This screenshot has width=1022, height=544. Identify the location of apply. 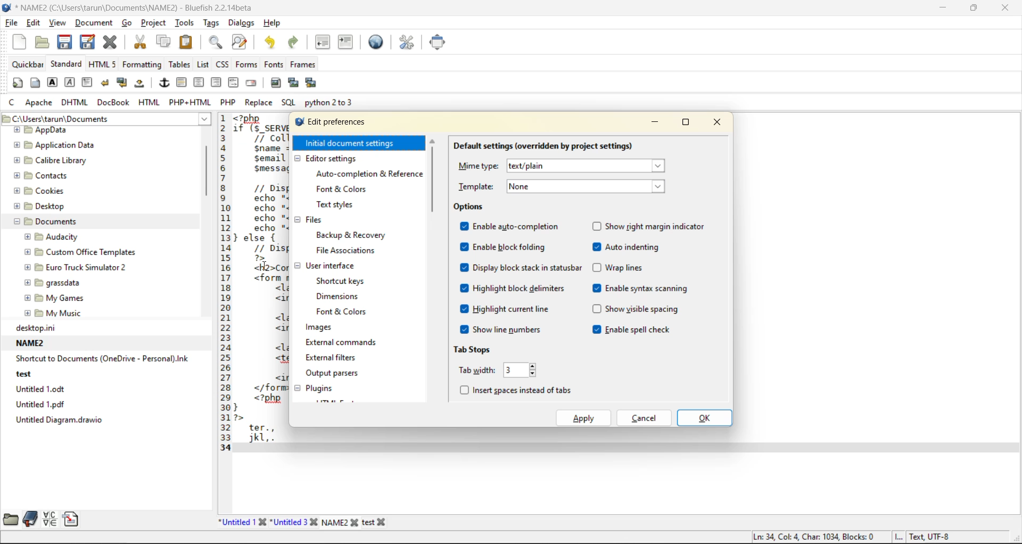
(586, 418).